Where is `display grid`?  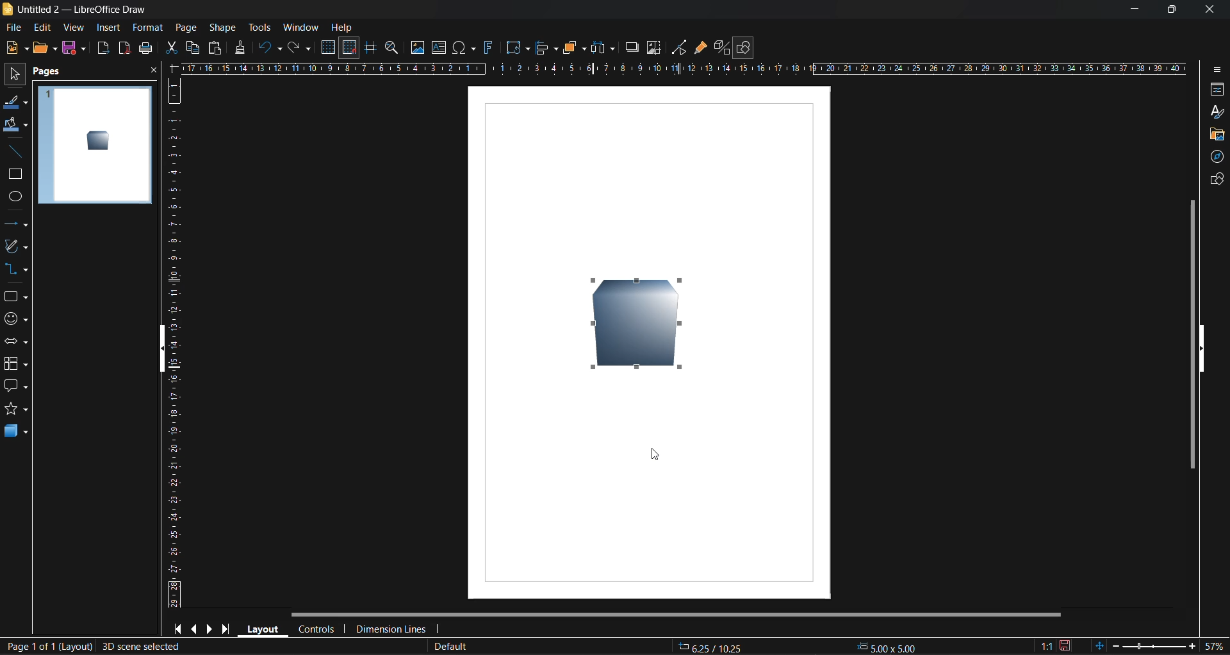
display grid is located at coordinates (330, 47).